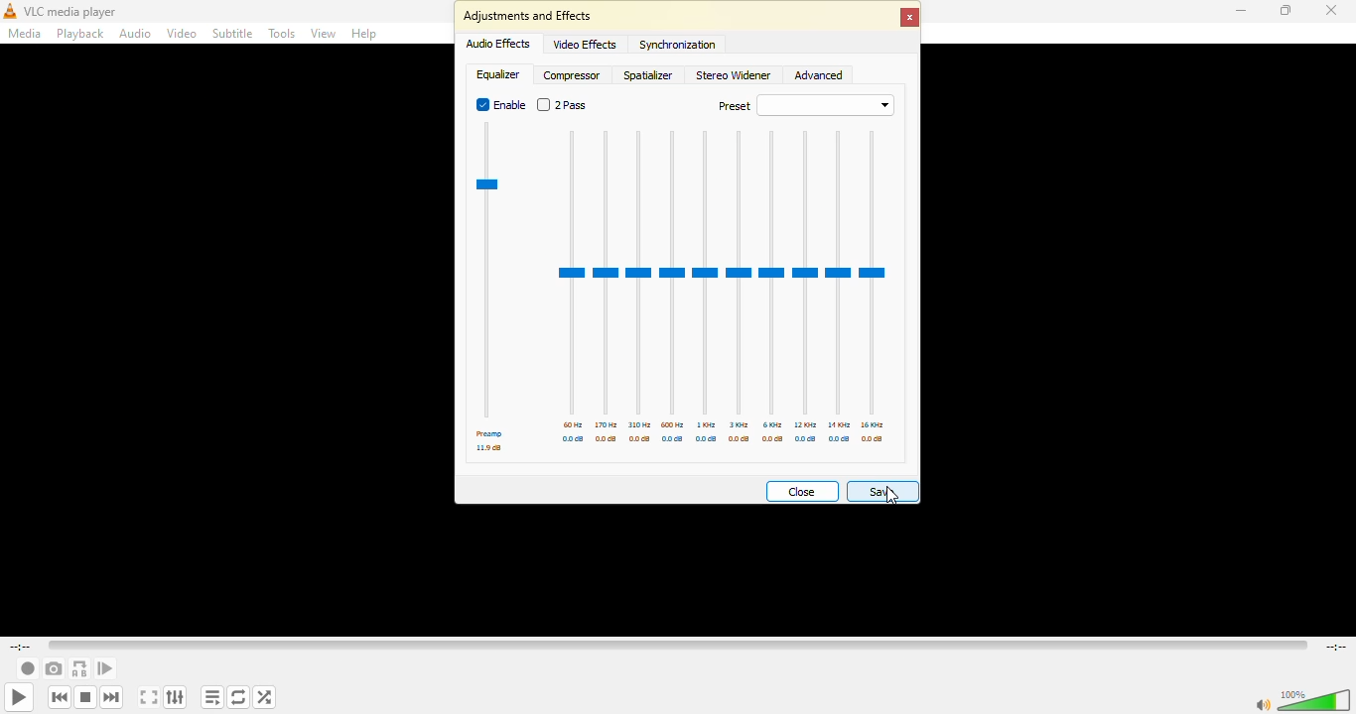 Image resolution: width=1356 pixels, height=714 pixels. What do you see at coordinates (650, 78) in the screenshot?
I see `spatializer` at bounding box center [650, 78].